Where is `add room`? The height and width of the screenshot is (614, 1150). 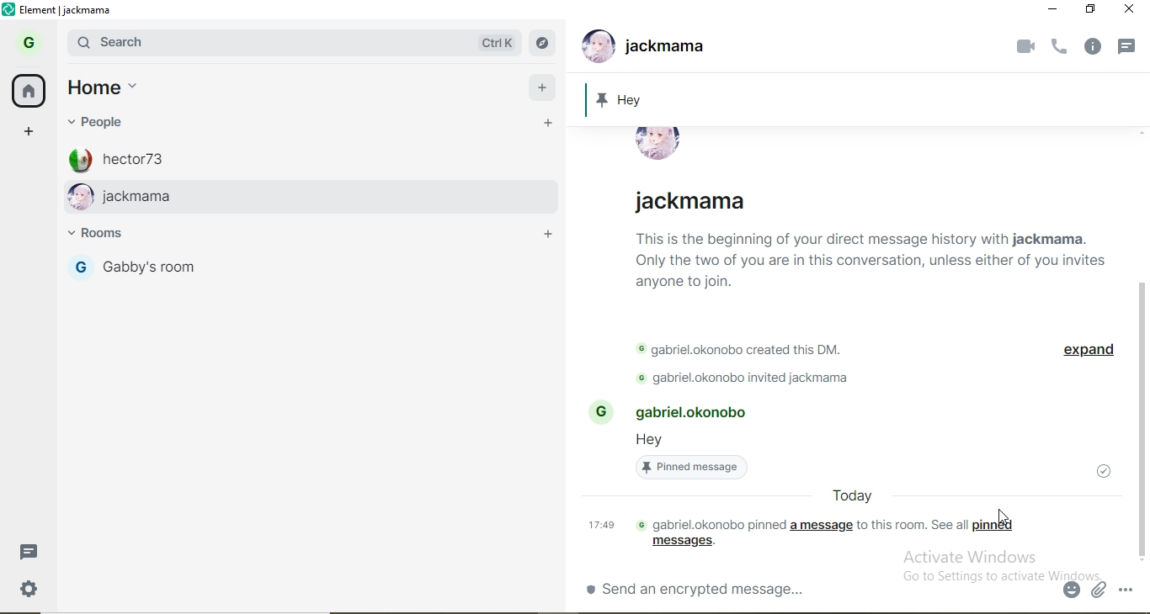
add room is located at coordinates (546, 231).